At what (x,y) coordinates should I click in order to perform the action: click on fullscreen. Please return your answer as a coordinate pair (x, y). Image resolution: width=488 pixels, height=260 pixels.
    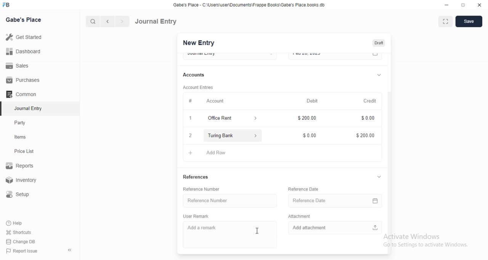
    Looking at the image, I should click on (445, 22).